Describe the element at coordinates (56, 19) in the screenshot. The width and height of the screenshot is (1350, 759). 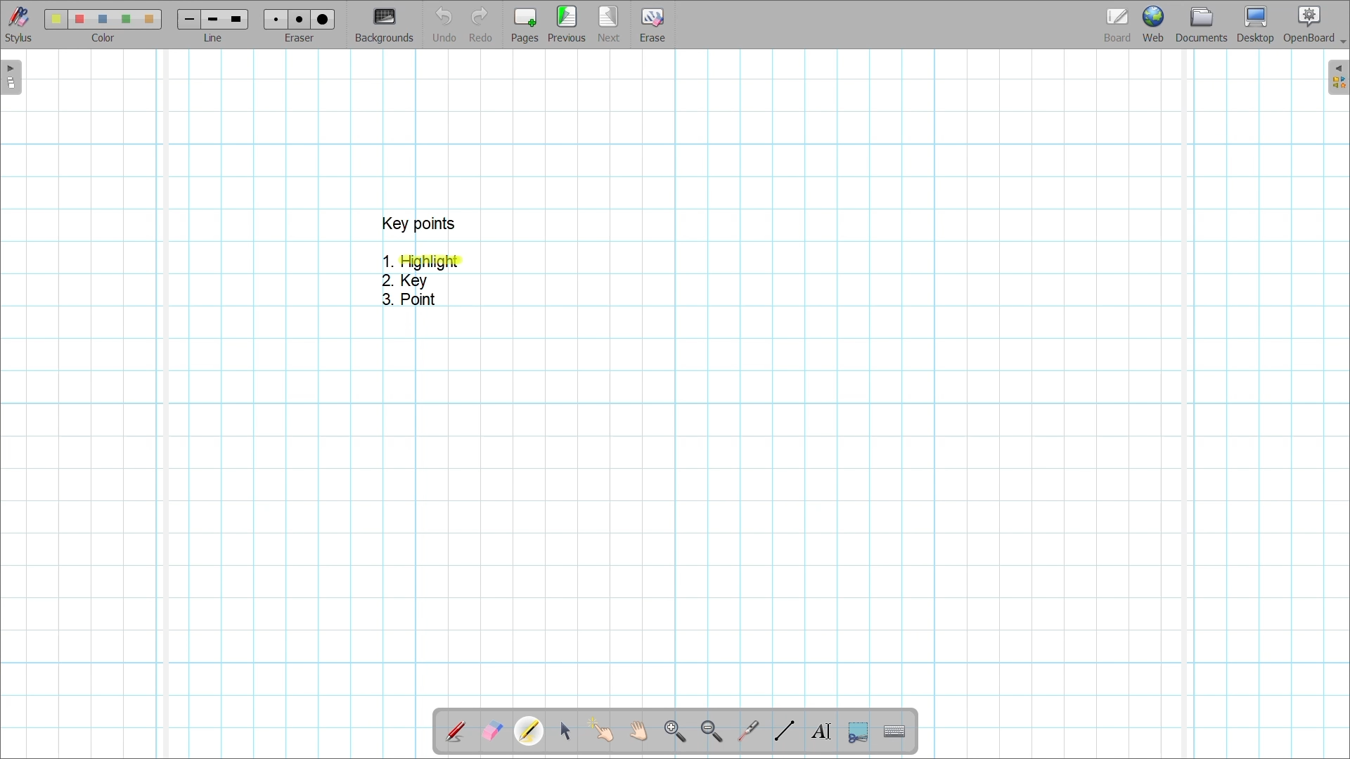
I see `Color 1` at that location.